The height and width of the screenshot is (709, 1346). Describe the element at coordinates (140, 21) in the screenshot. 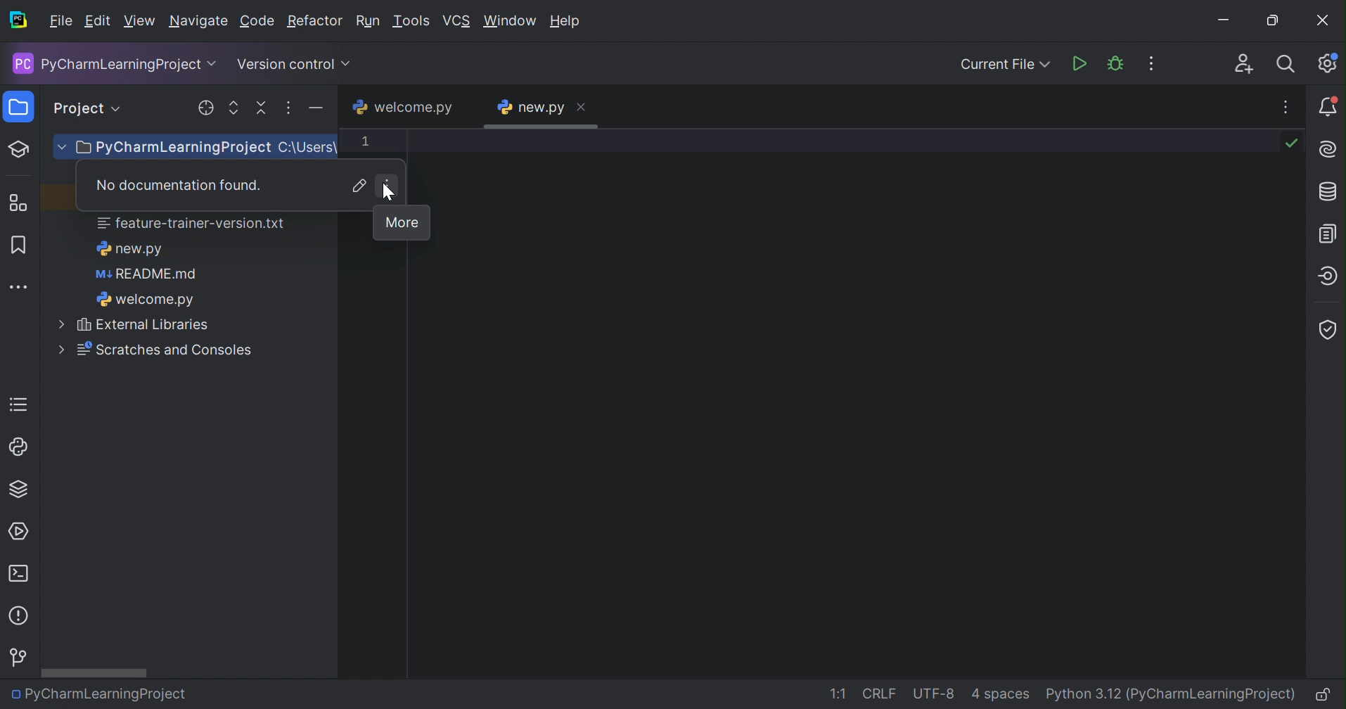

I see `View` at that location.